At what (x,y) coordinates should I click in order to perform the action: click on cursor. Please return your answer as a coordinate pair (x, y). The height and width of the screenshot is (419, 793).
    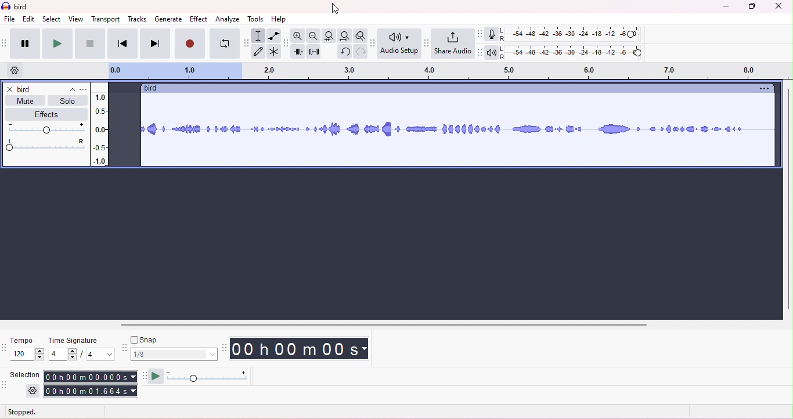
    Looking at the image, I should click on (337, 10).